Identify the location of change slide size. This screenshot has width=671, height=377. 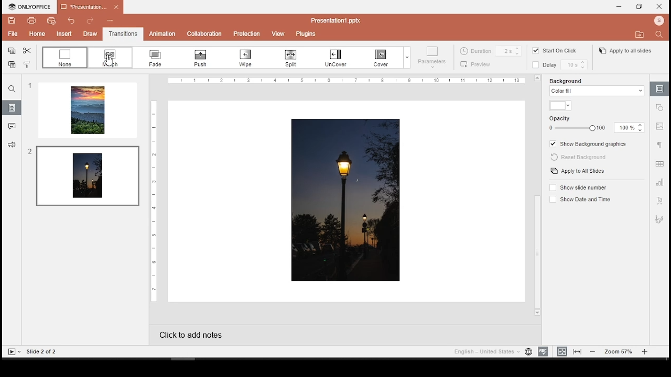
(430, 59).